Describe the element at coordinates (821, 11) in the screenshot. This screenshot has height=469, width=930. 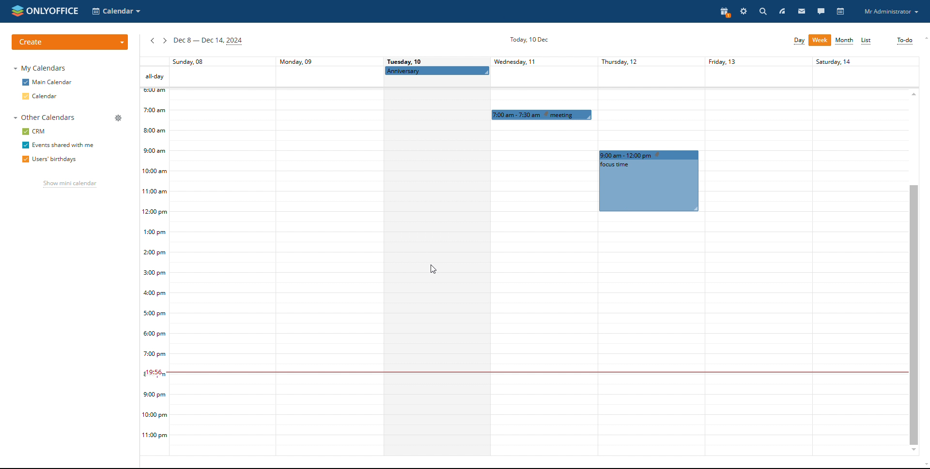
I see `talk` at that location.